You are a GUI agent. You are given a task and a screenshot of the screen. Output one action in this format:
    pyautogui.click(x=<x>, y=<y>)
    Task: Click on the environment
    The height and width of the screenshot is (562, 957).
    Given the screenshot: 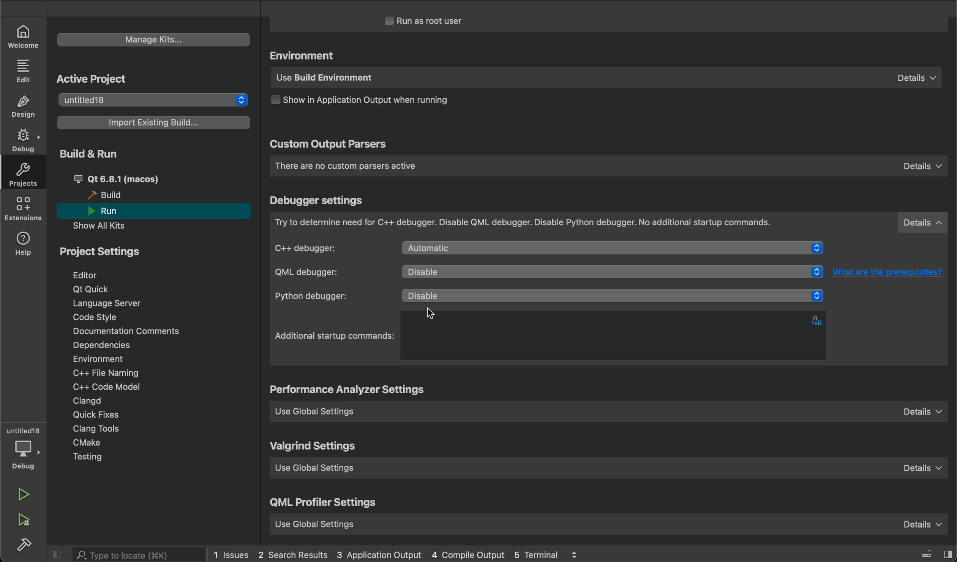 What is the action you would take?
    pyautogui.click(x=98, y=359)
    